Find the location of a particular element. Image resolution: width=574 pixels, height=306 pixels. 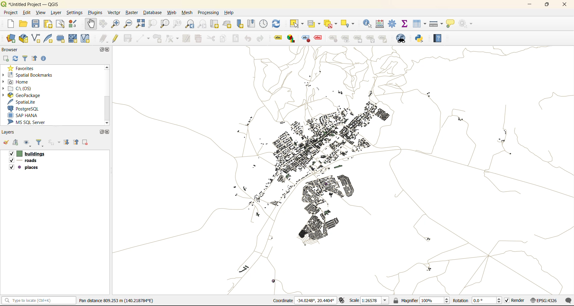

close is located at coordinates (108, 50).